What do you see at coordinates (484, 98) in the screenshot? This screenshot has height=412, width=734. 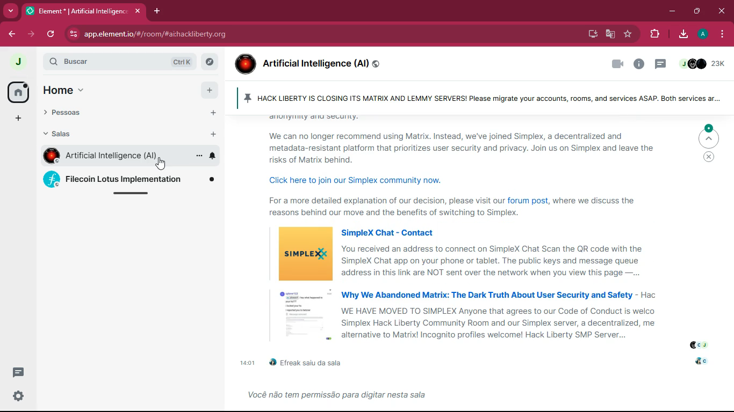 I see `HACK LIBERTY IS CLOSING ITS MATRIX AND LEMMY SERVERS! Please migrate your accounts, rooms, and services ASAP. Both services ar...` at bounding box center [484, 98].